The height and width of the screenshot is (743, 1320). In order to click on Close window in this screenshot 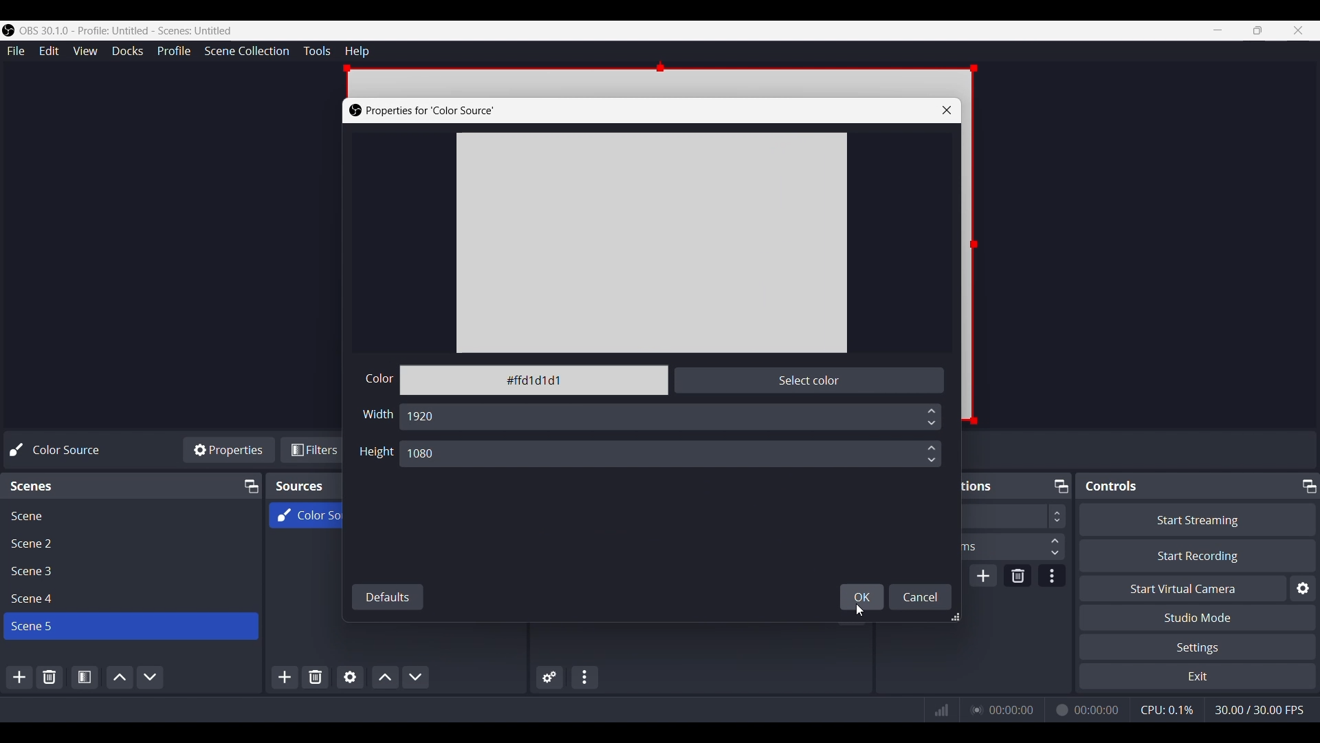, I will do `click(946, 110)`.